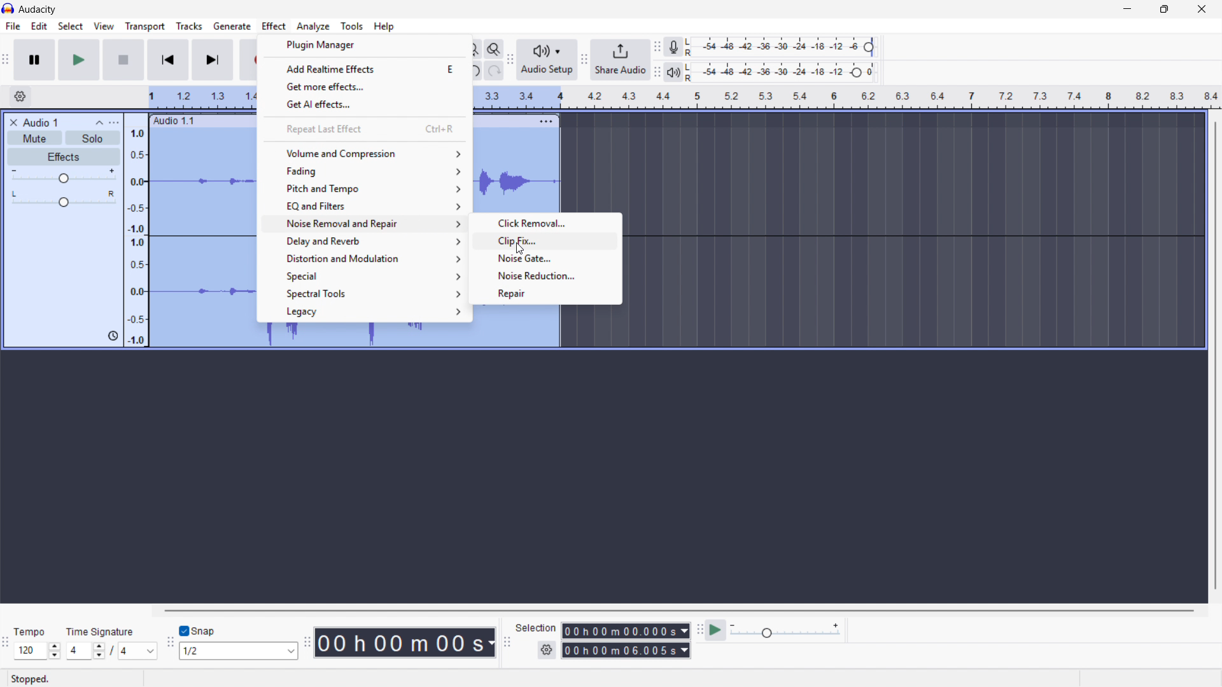 This screenshot has height=687, width=1222. I want to click on Timeline settings , so click(20, 97).